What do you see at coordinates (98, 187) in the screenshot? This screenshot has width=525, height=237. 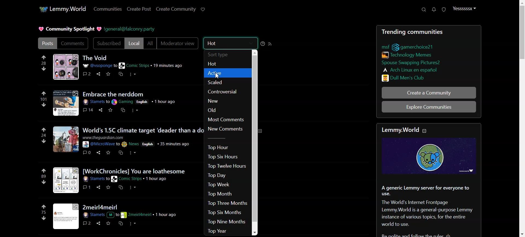 I see `share` at bounding box center [98, 187].